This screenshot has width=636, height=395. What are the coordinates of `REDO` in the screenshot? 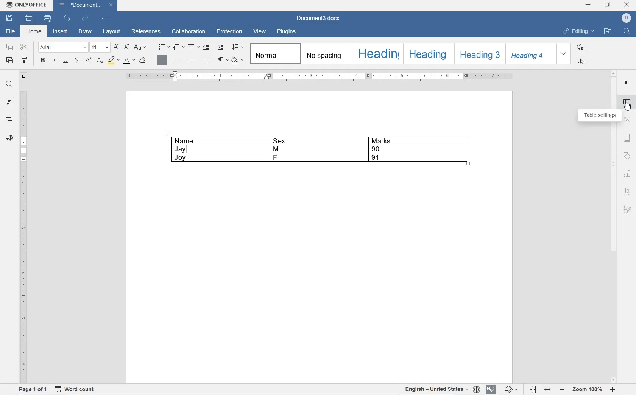 It's located at (86, 18).